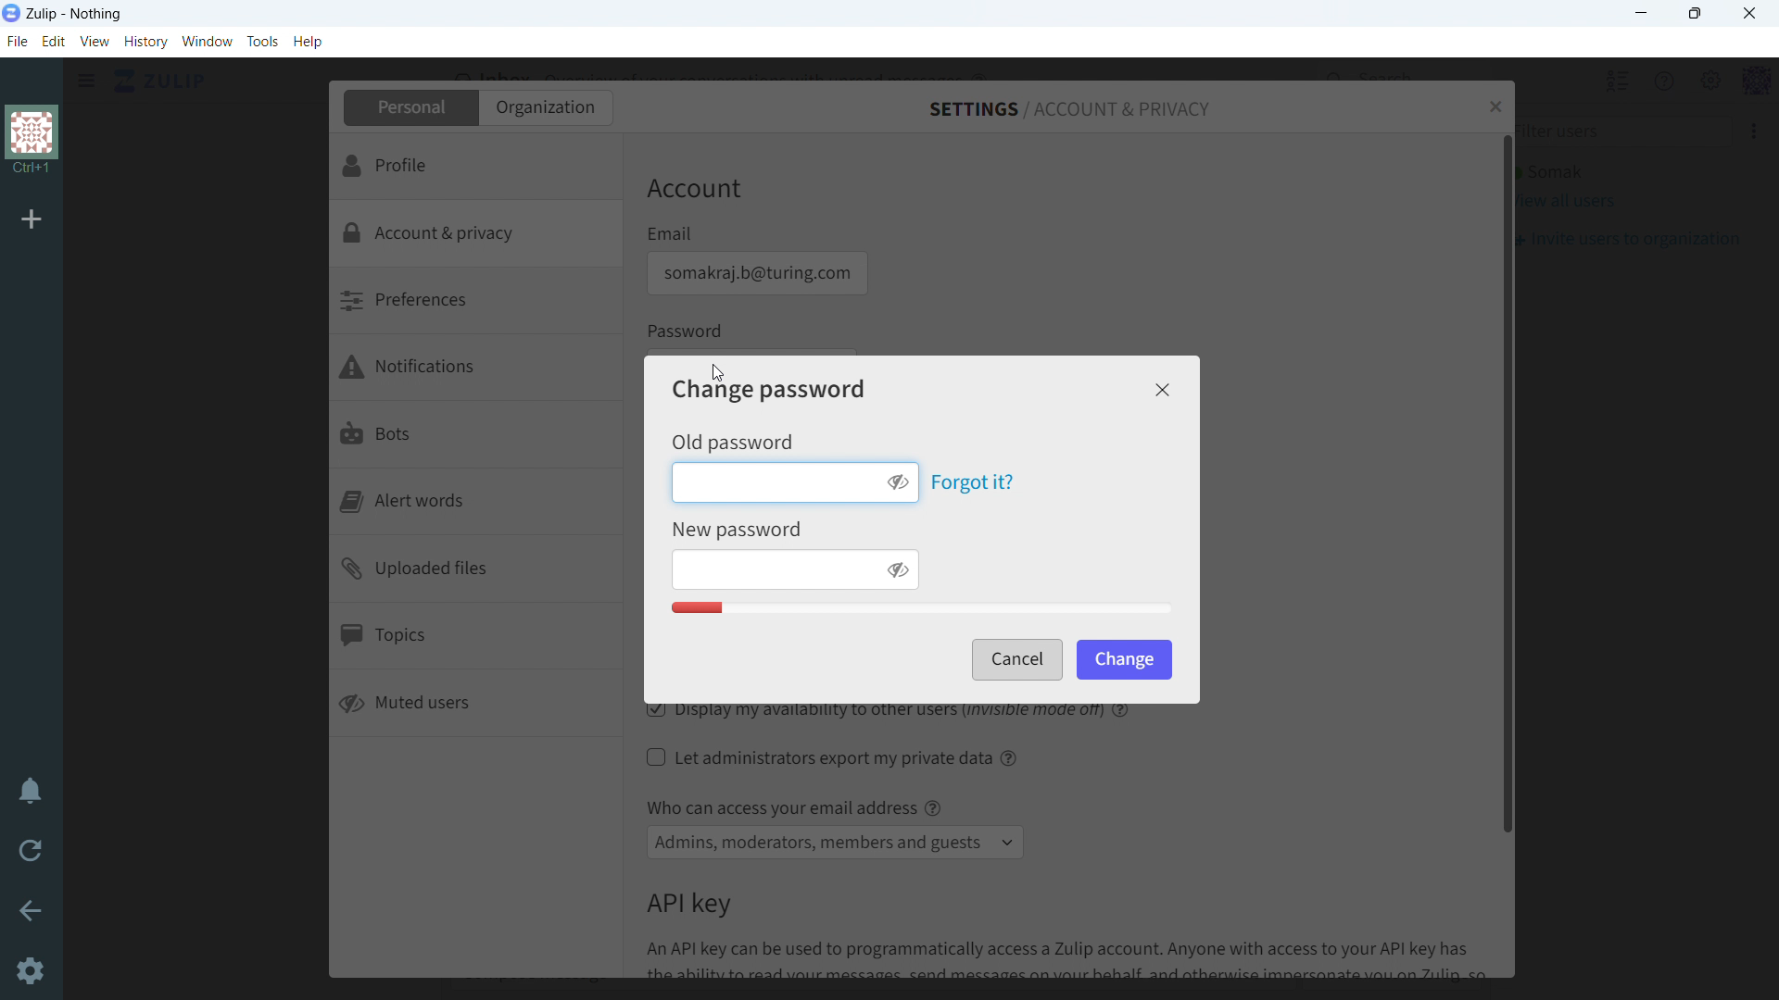  I want to click on reload, so click(30, 849).